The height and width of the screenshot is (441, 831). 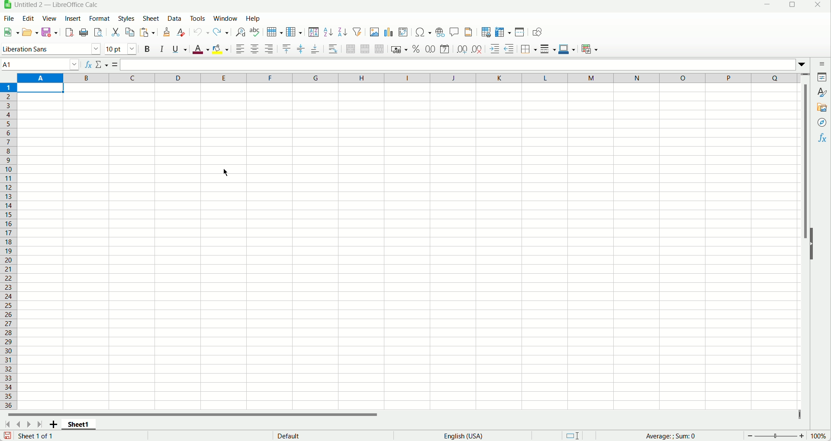 What do you see at coordinates (31, 32) in the screenshot?
I see `Open` at bounding box center [31, 32].